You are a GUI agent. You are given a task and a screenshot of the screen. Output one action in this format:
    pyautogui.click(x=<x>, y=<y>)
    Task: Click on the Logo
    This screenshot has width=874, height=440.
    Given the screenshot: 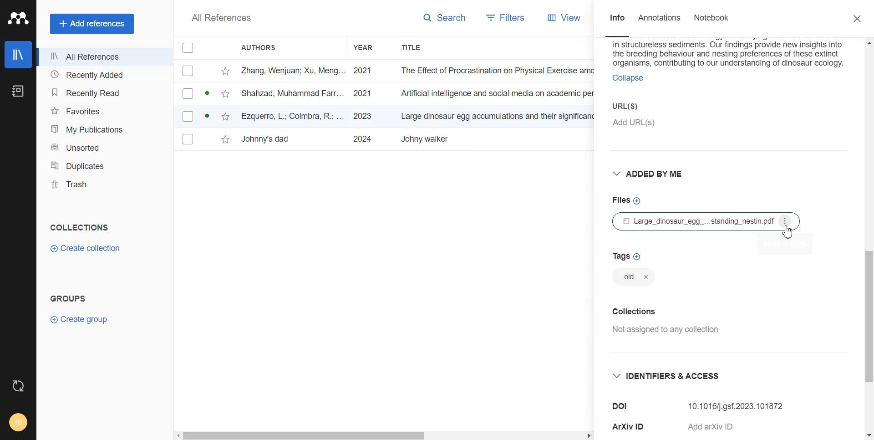 What is the action you would take?
    pyautogui.click(x=18, y=18)
    